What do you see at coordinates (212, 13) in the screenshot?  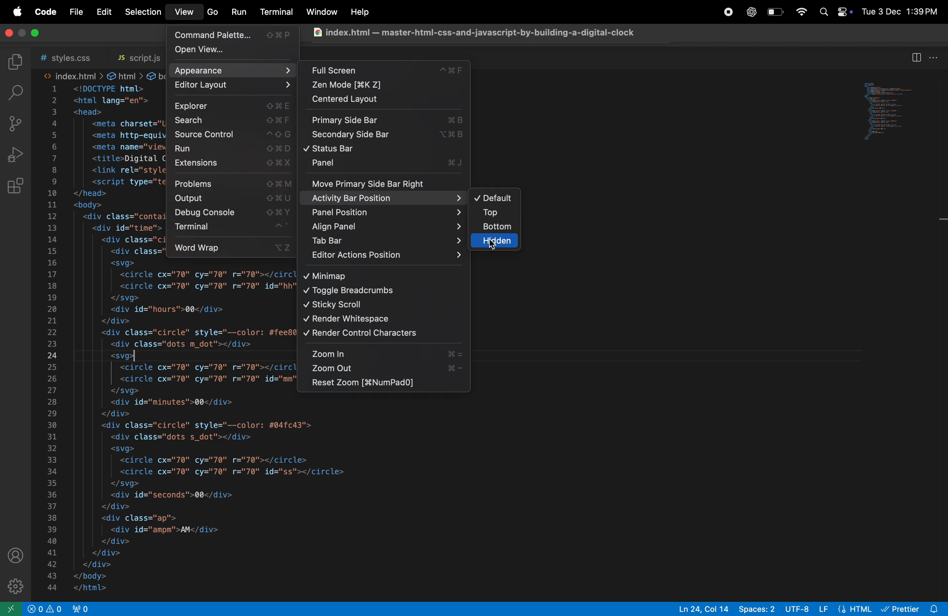 I see `go` at bounding box center [212, 13].